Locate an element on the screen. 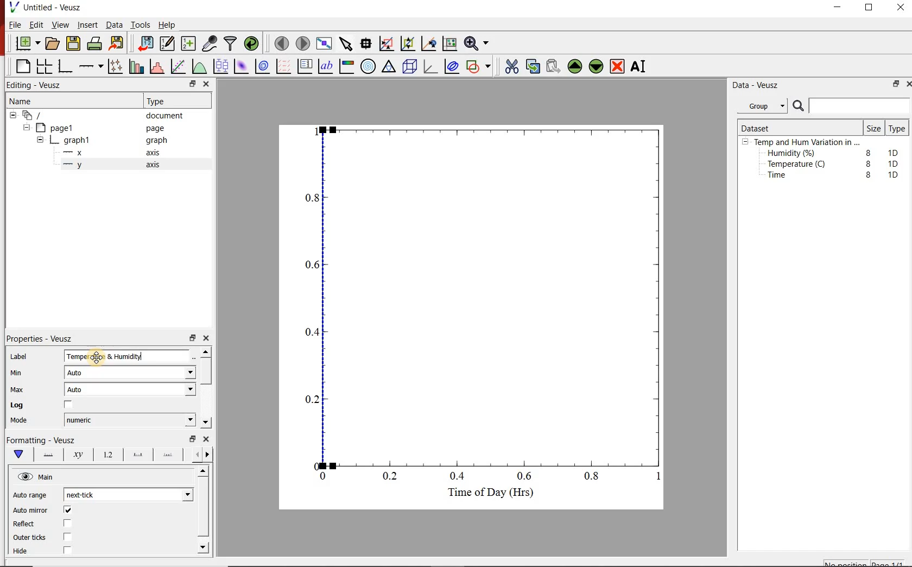 The height and width of the screenshot is (567, 912). Graph is located at coordinates (495, 295).